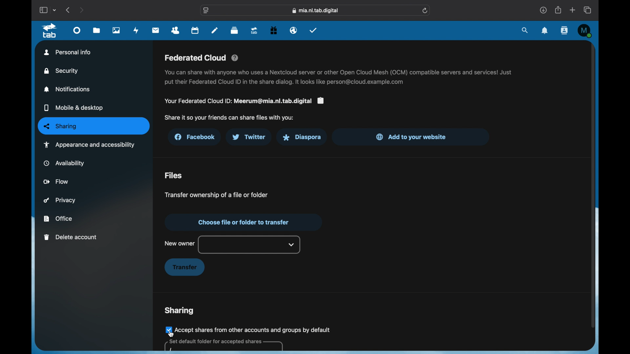 The width and height of the screenshot is (630, 354). Describe the element at coordinates (302, 137) in the screenshot. I see `diaspora` at that location.